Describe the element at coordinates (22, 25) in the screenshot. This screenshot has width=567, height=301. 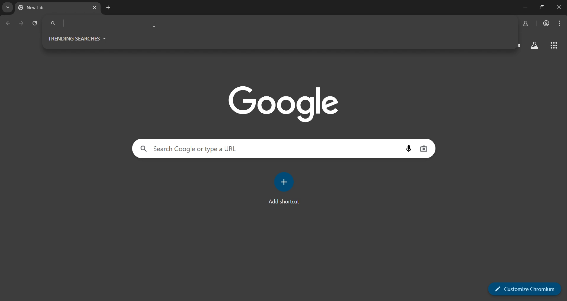
I see `go forward one page` at that location.